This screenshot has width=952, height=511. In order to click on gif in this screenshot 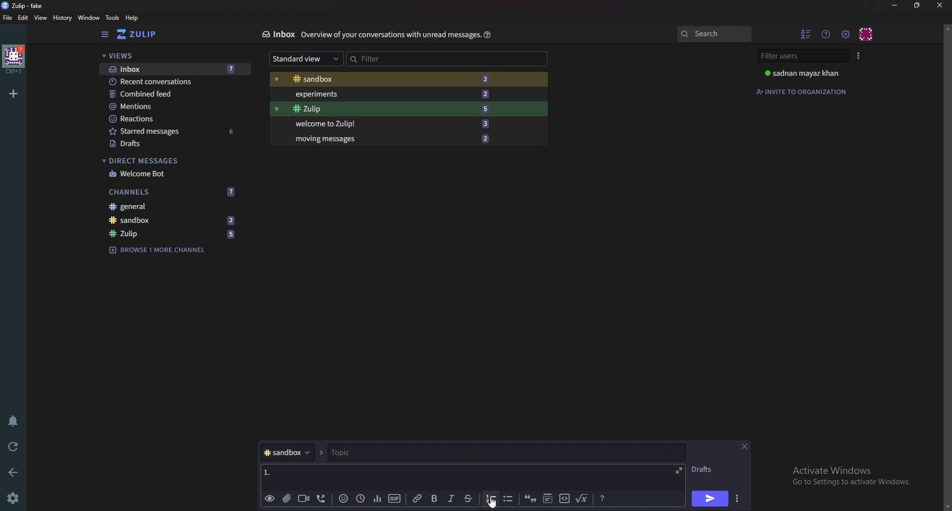, I will do `click(394, 497)`.